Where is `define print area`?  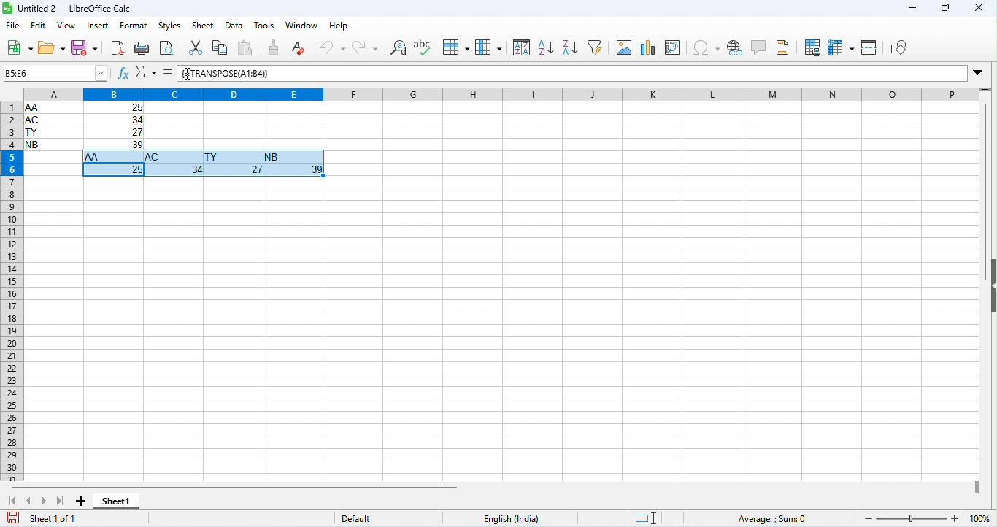
define print area is located at coordinates (814, 47).